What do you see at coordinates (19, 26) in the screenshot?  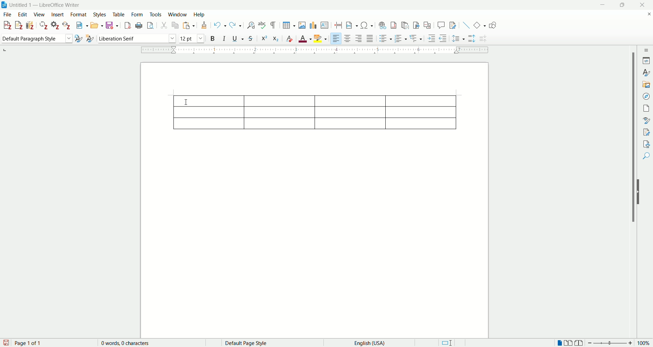 I see `add note` at bounding box center [19, 26].